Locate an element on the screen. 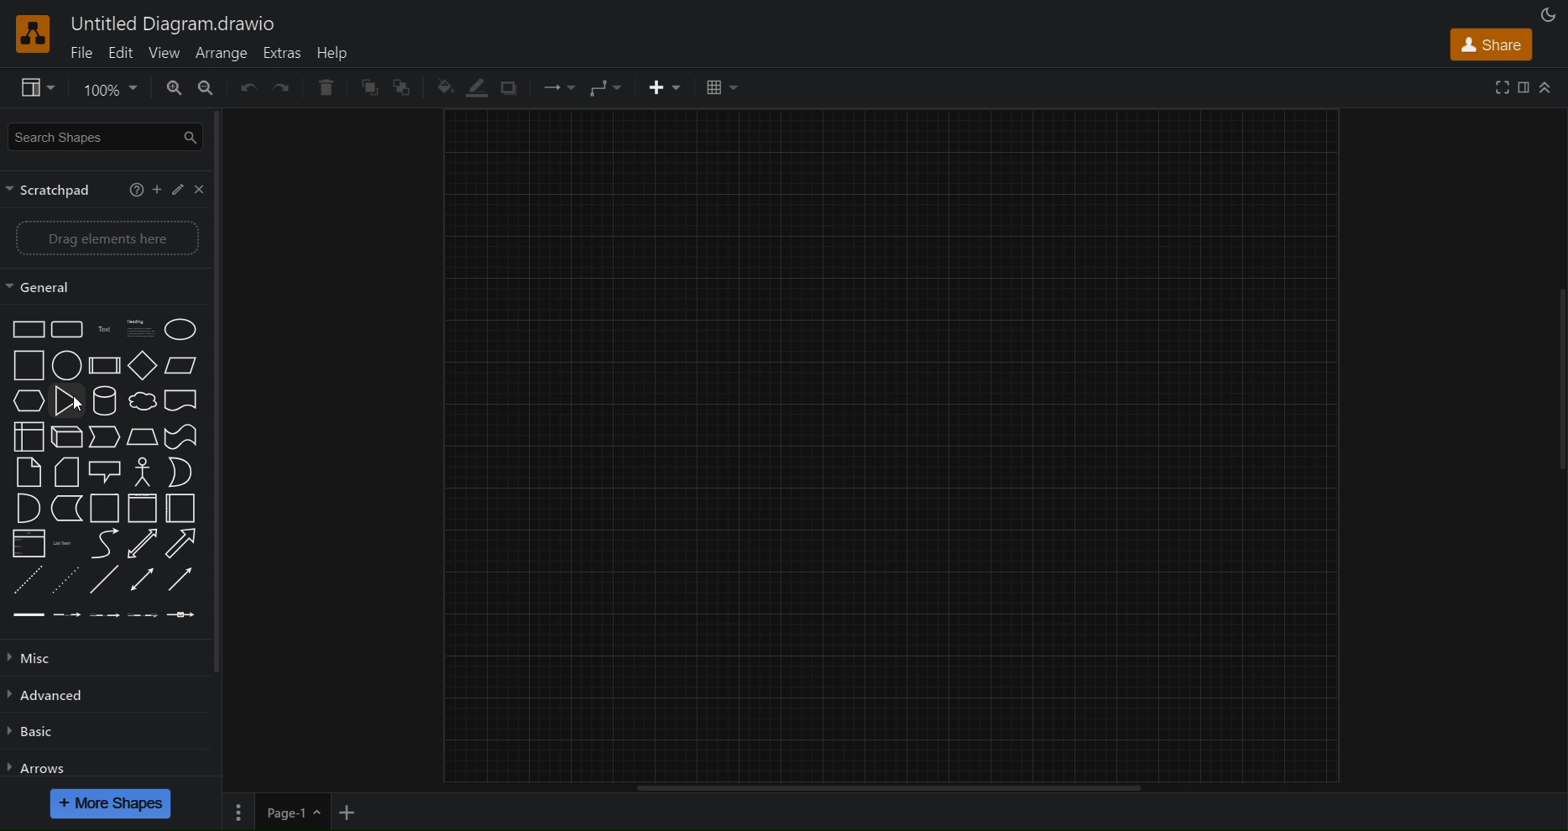 This screenshot has height=831, width=1568. Pages is located at coordinates (236, 812).